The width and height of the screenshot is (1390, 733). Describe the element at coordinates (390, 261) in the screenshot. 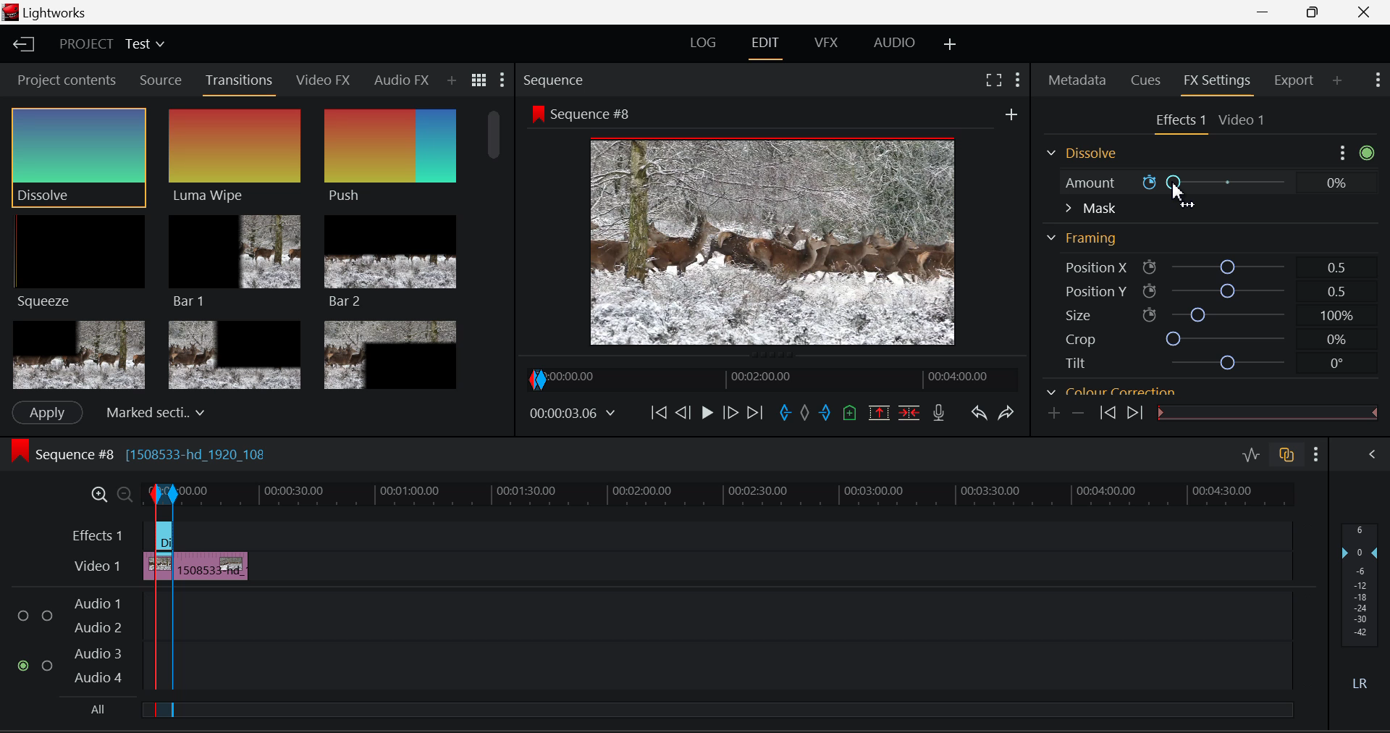

I see `Bar 2` at that location.